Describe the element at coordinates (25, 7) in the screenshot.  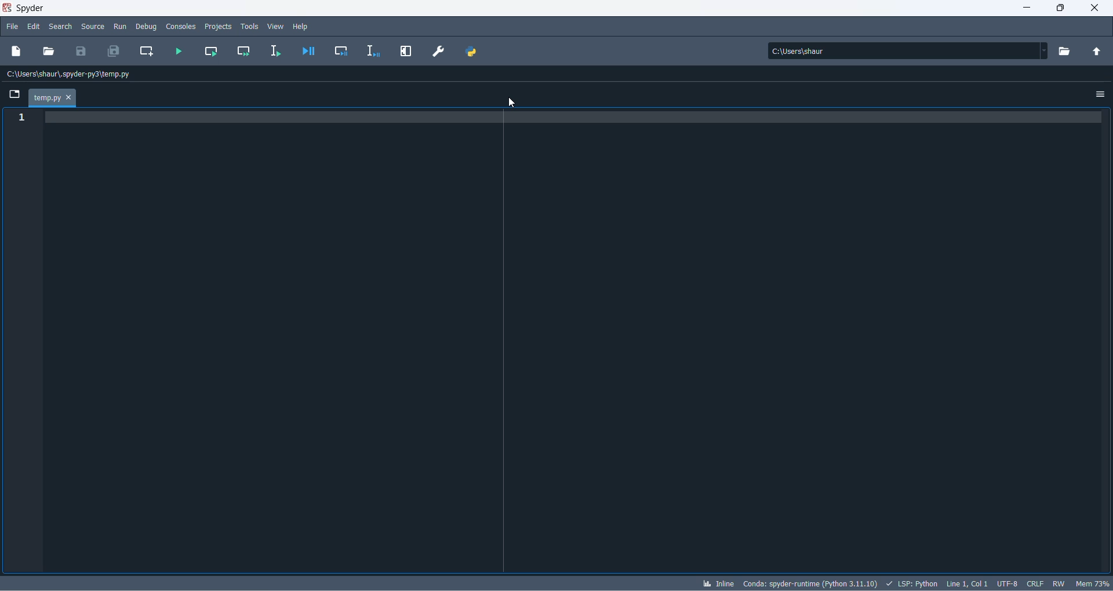
I see `application name` at that location.